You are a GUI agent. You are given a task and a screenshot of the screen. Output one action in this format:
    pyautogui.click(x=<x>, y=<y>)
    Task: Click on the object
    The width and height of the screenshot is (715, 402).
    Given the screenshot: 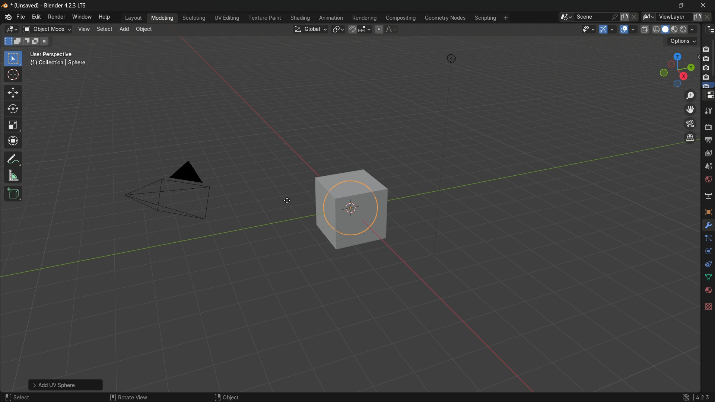 What is the action you would take?
    pyautogui.click(x=226, y=397)
    